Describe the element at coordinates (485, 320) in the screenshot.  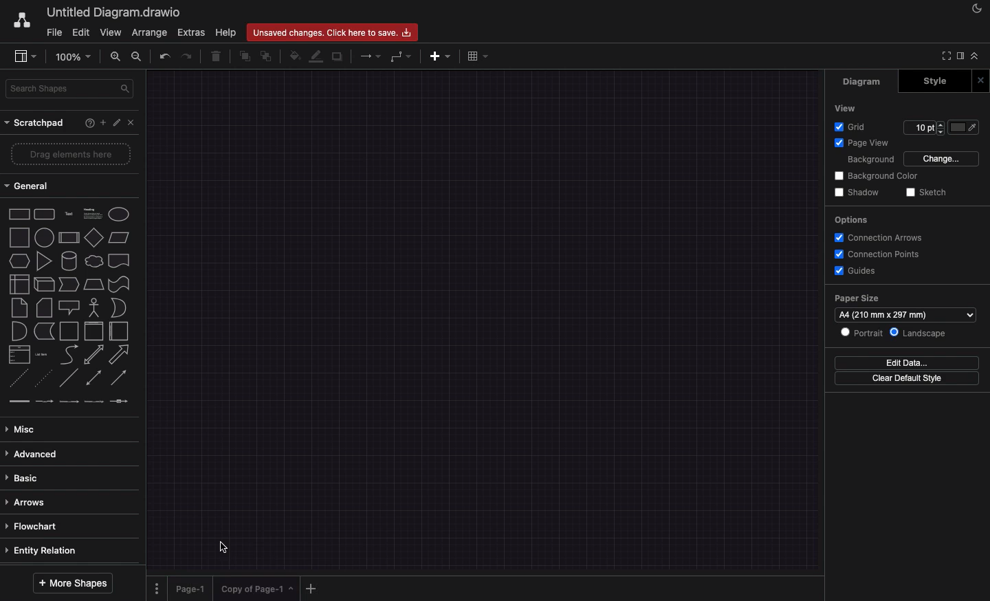
I see `canvas` at that location.